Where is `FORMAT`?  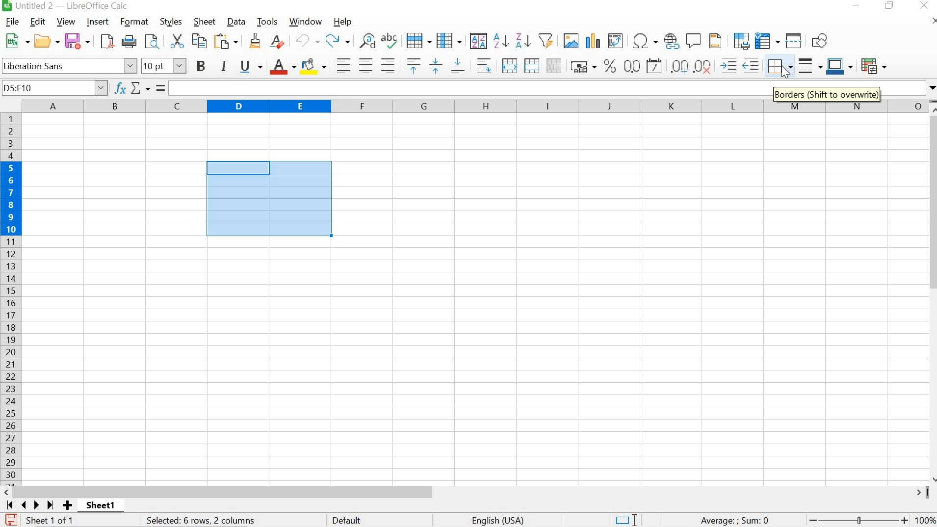 FORMAT is located at coordinates (133, 22).